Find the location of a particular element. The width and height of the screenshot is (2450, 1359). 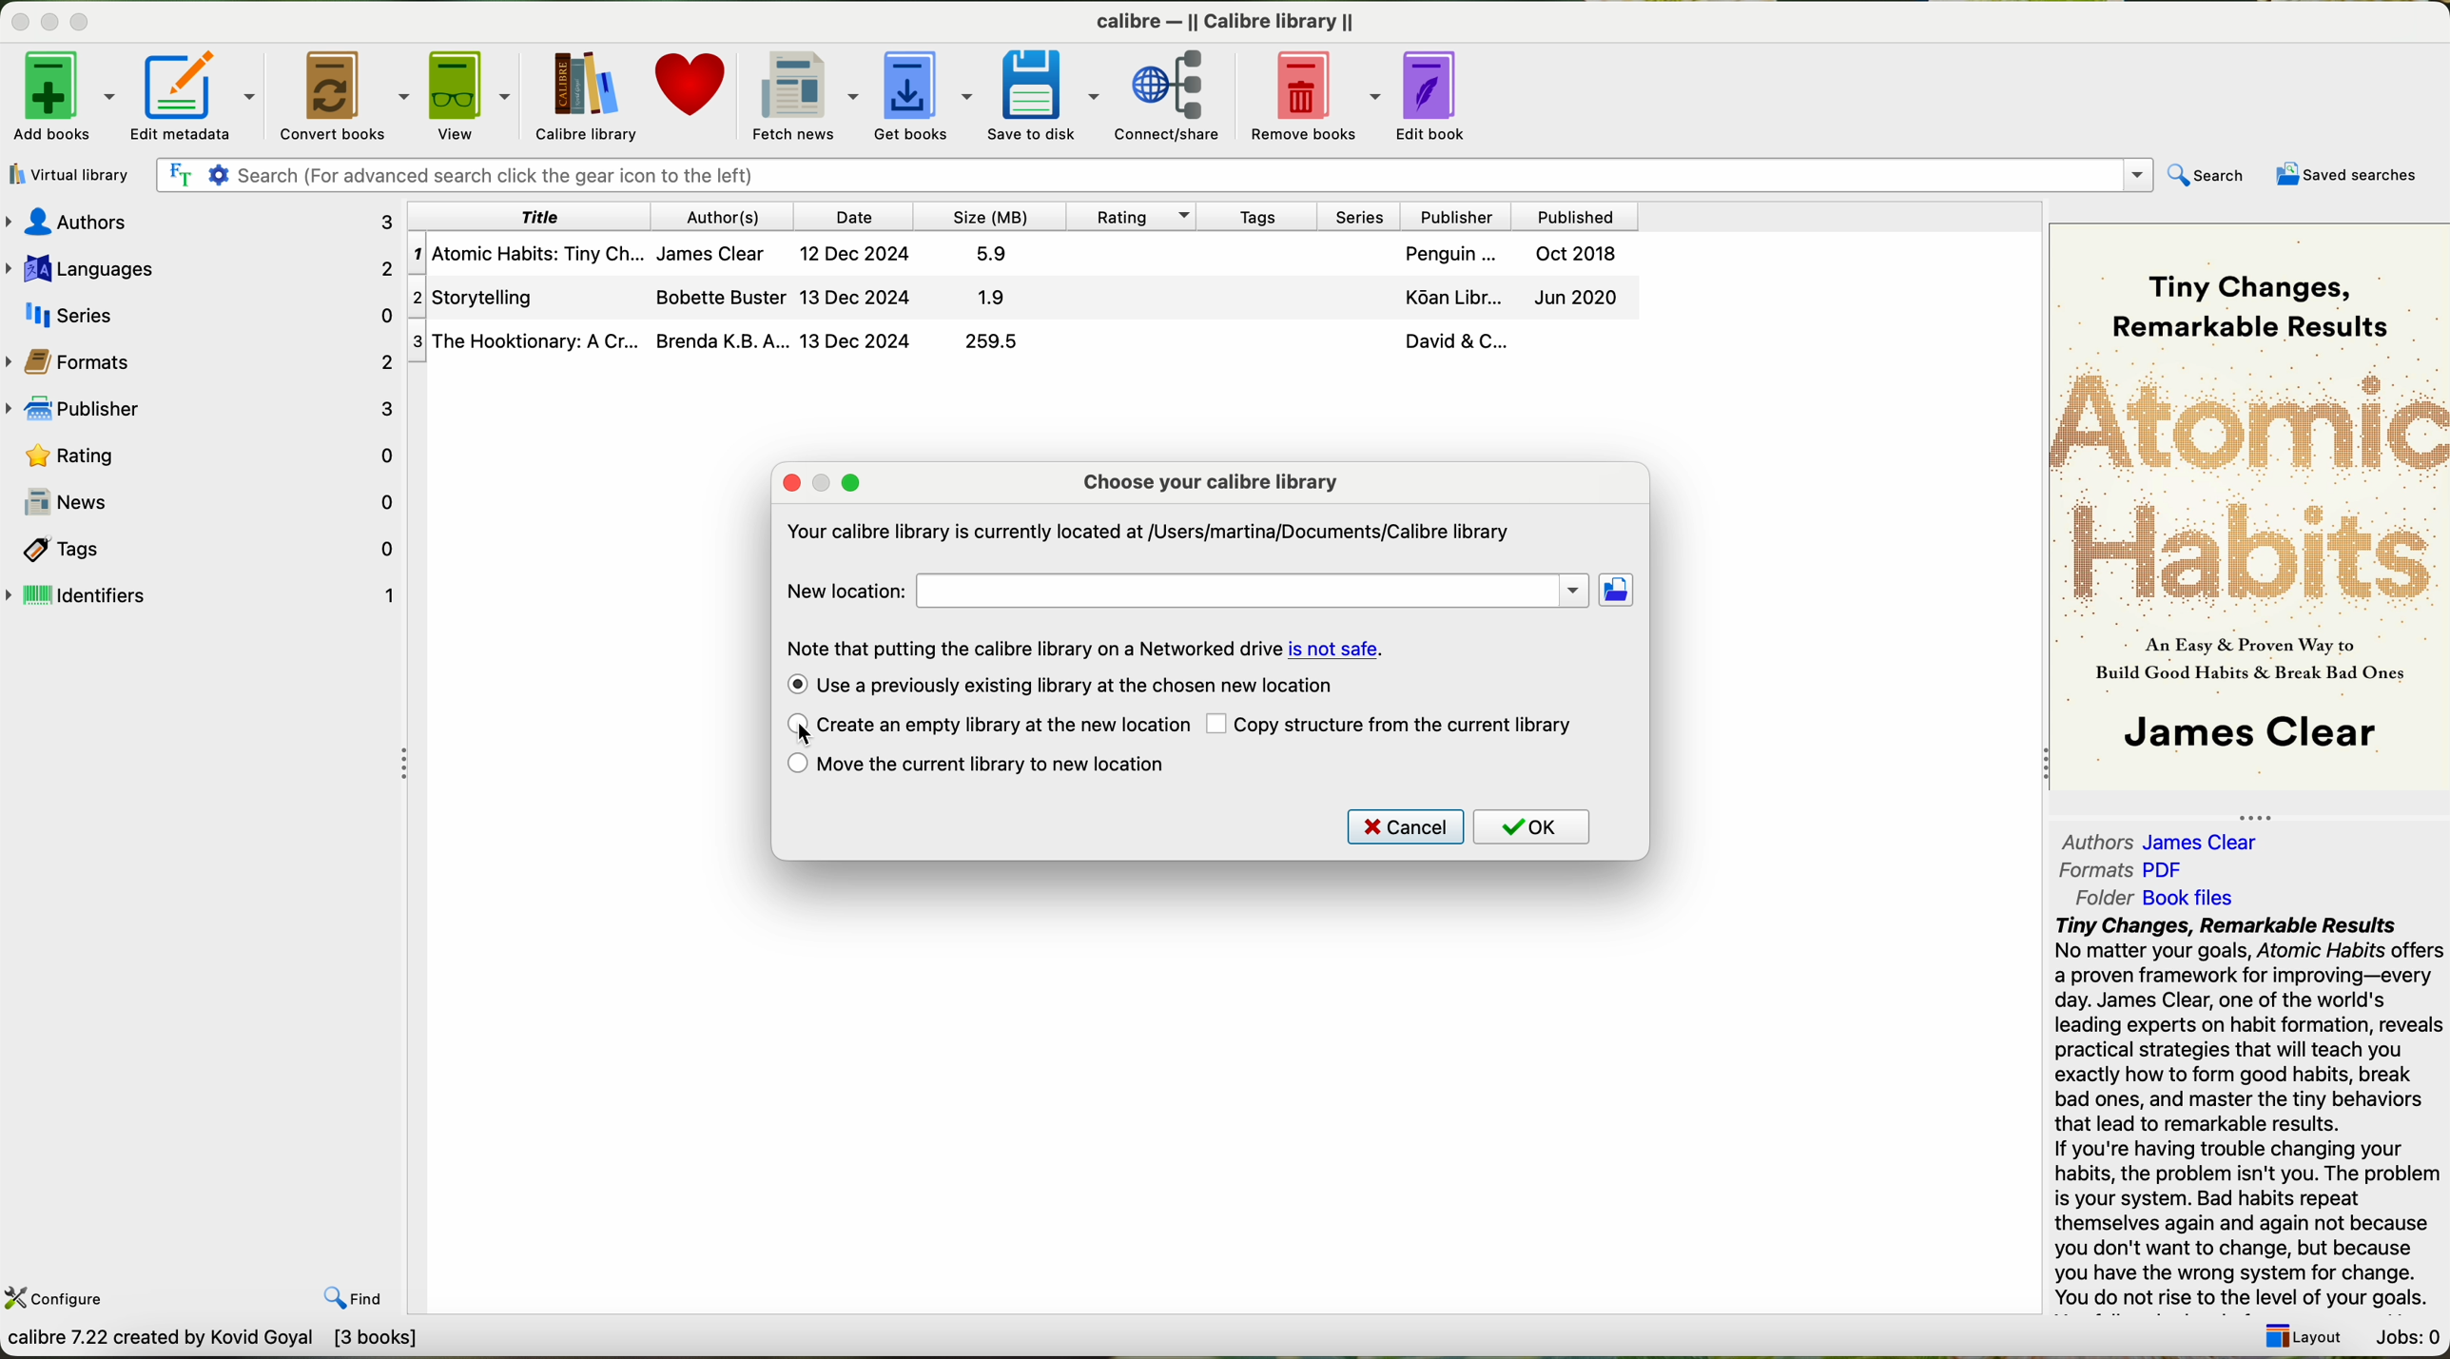

click on create an empty library is located at coordinates (987, 728).